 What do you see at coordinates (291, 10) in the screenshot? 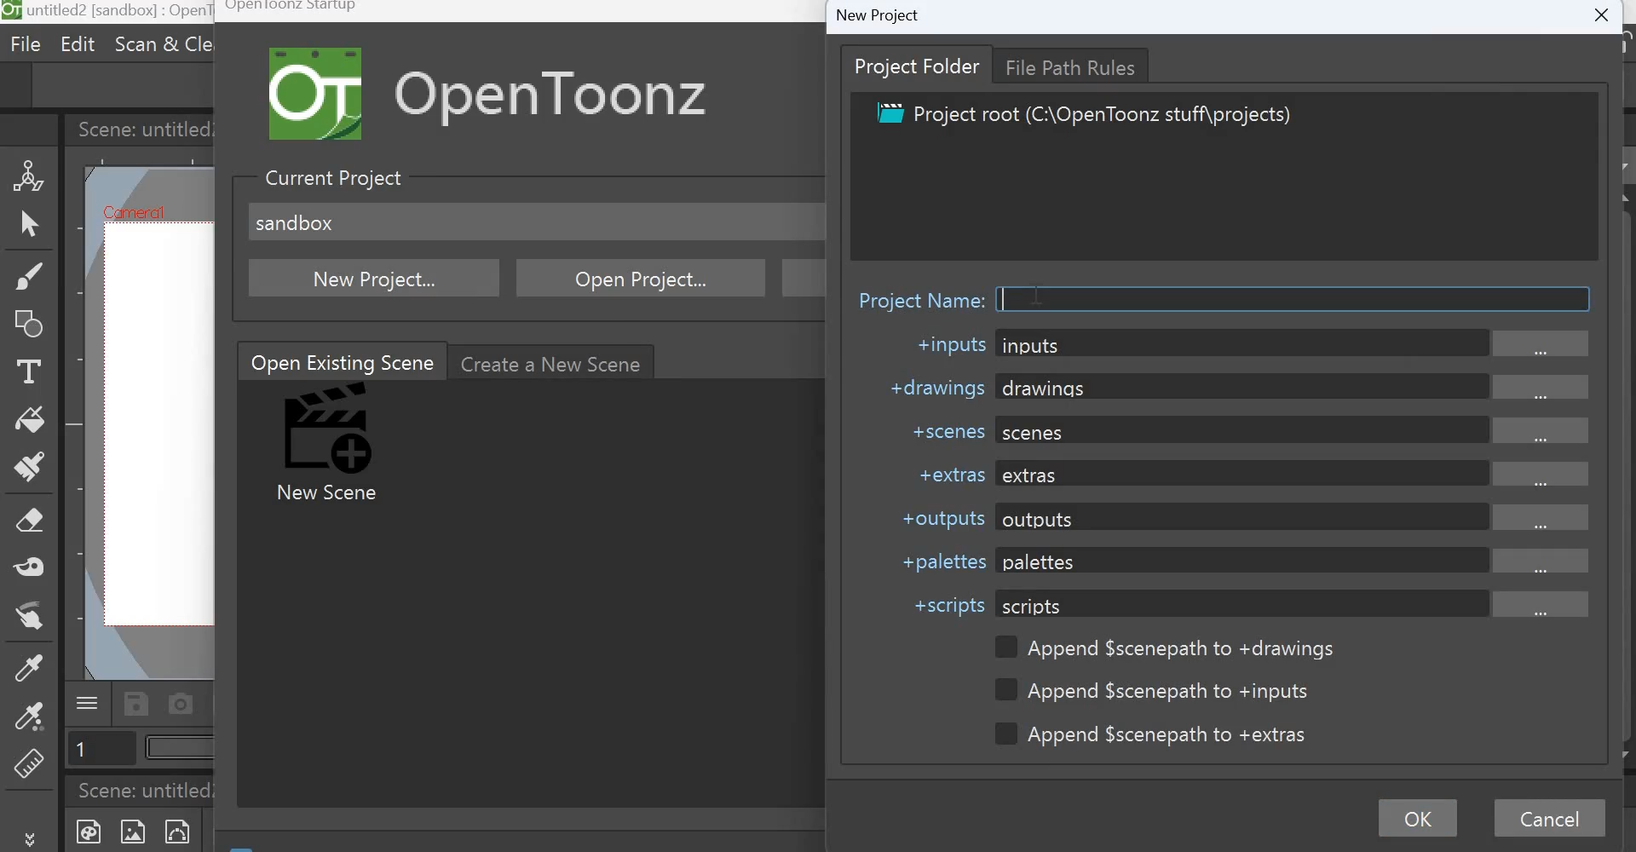
I see `Opentoonz Startup` at bounding box center [291, 10].